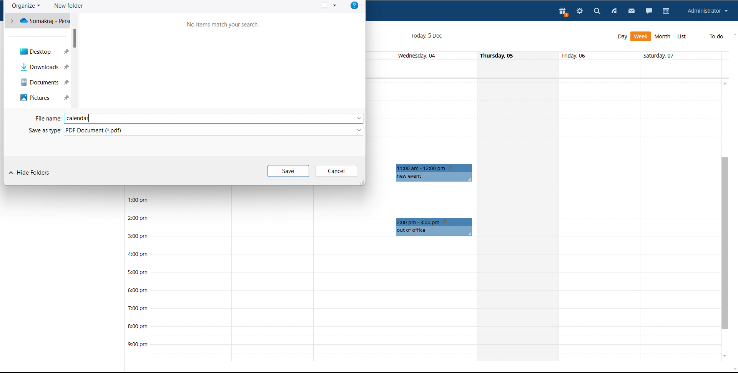 The image size is (738, 373). What do you see at coordinates (564, 13) in the screenshot?
I see `present` at bounding box center [564, 13].